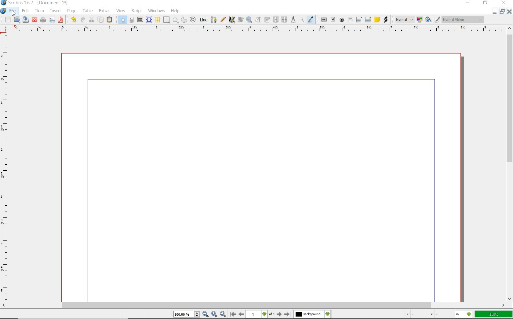  Describe the element at coordinates (267, 19) in the screenshot. I see `edit text with story editor` at that location.